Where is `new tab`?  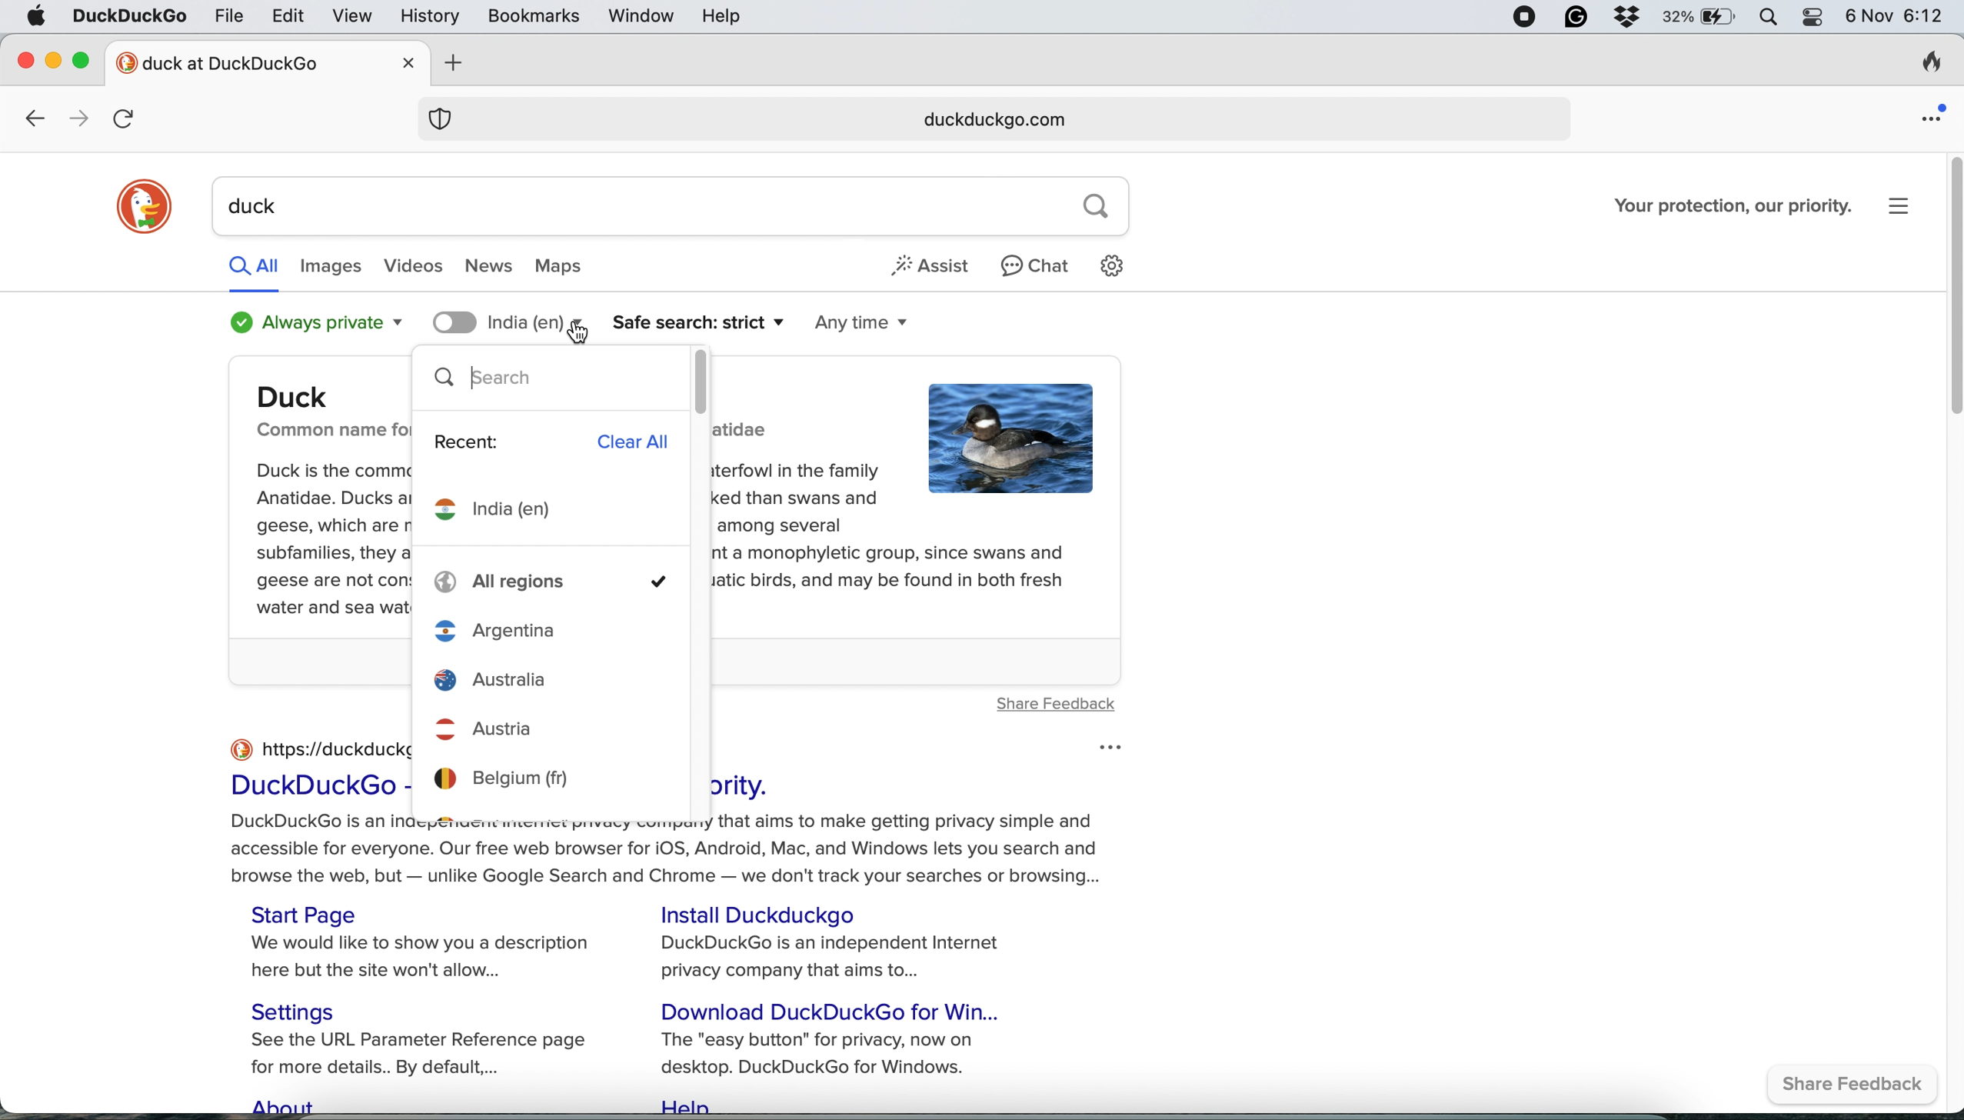
new tab is located at coordinates (251, 62).